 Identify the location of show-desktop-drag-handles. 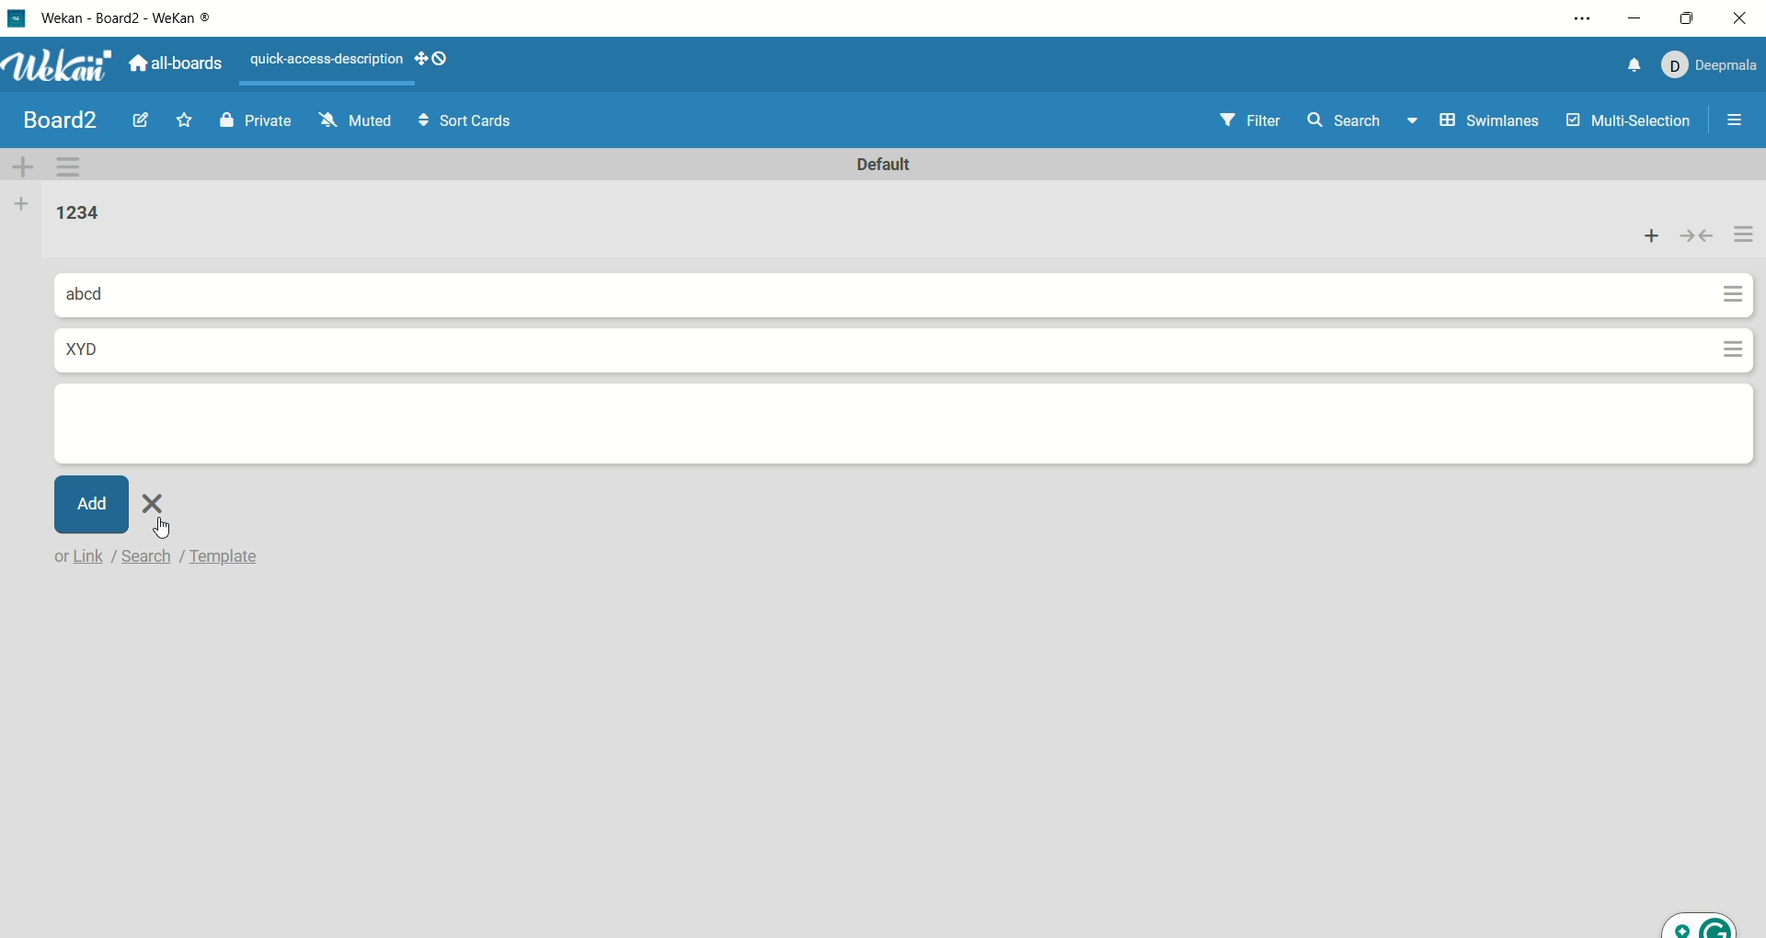
(441, 59).